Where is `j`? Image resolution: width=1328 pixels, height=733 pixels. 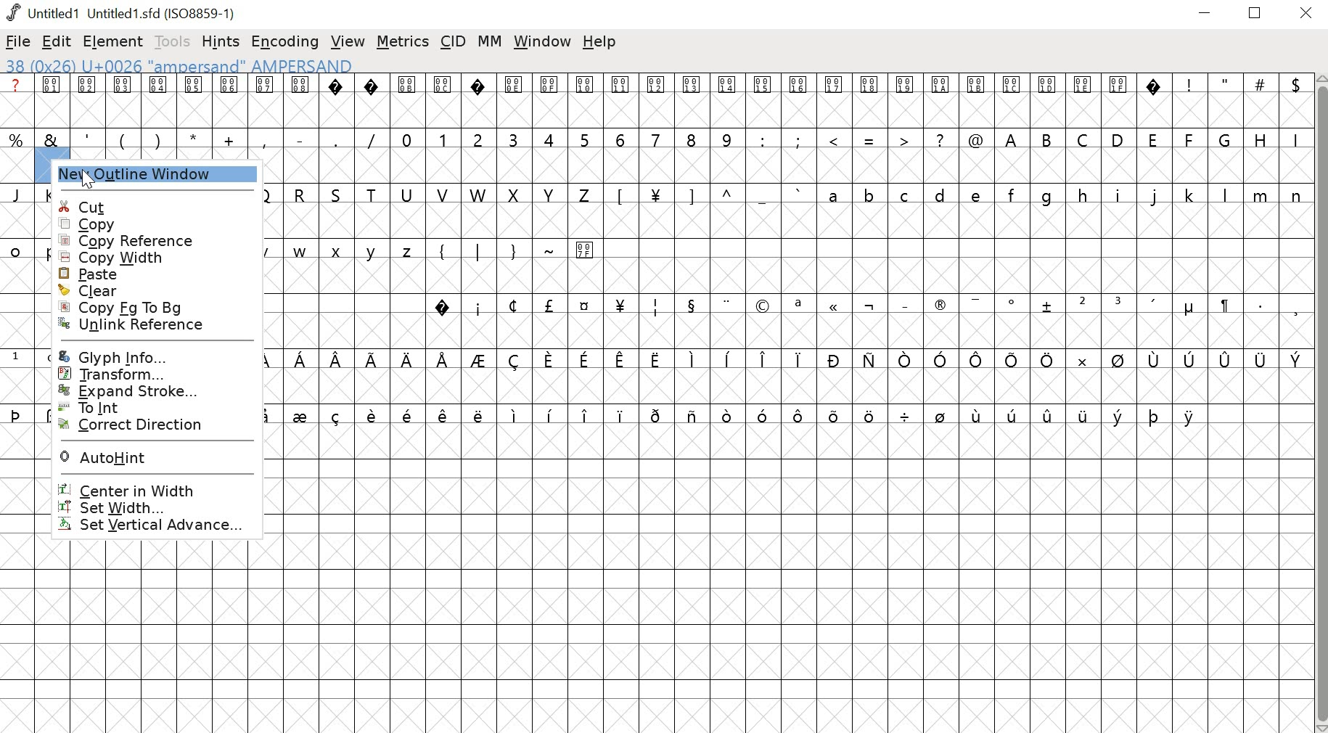
j is located at coordinates (1155, 197).